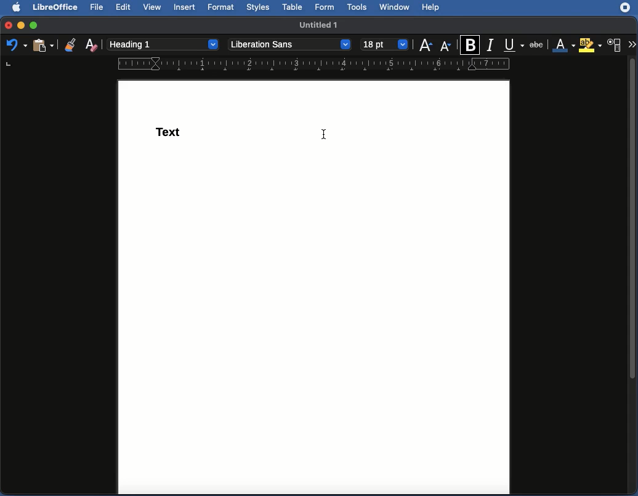 The image size is (638, 496). What do you see at coordinates (326, 7) in the screenshot?
I see `Form` at bounding box center [326, 7].